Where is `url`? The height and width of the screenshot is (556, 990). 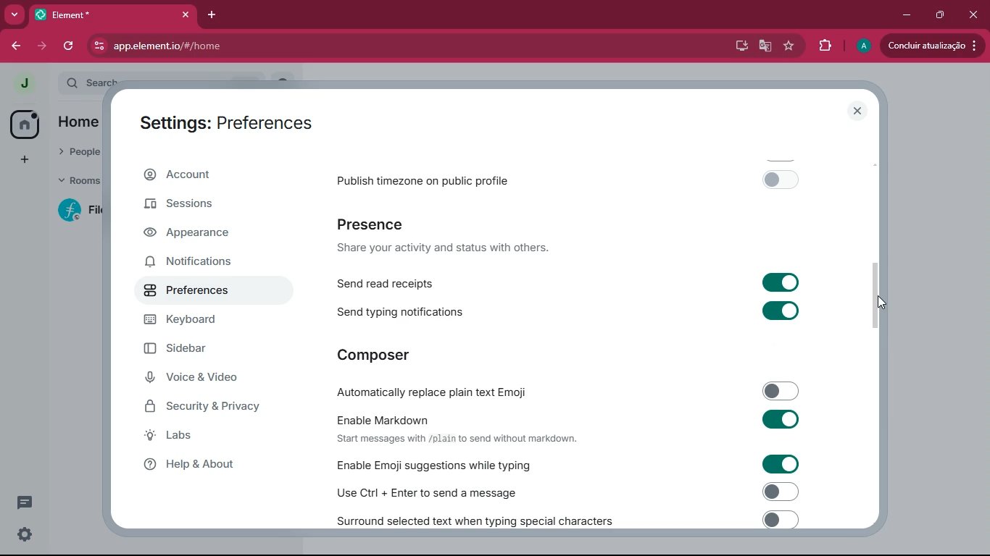 url is located at coordinates (256, 46).